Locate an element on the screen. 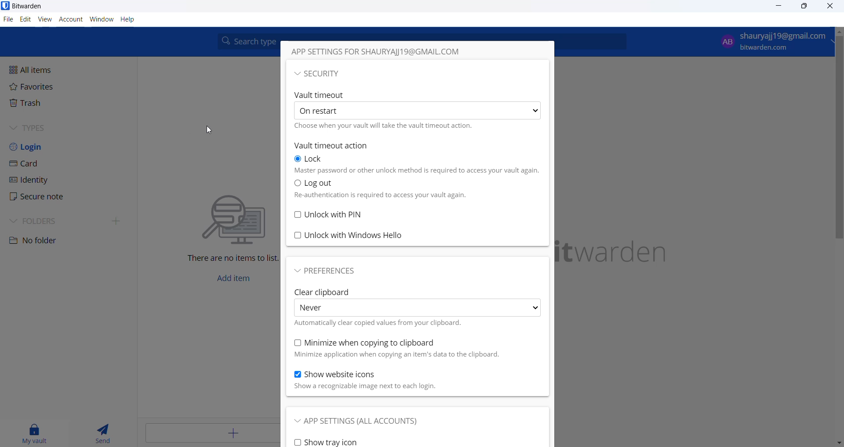 Image resolution: width=844 pixels, height=447 pixels. vault timeout action is located at coordinates (337, 147).